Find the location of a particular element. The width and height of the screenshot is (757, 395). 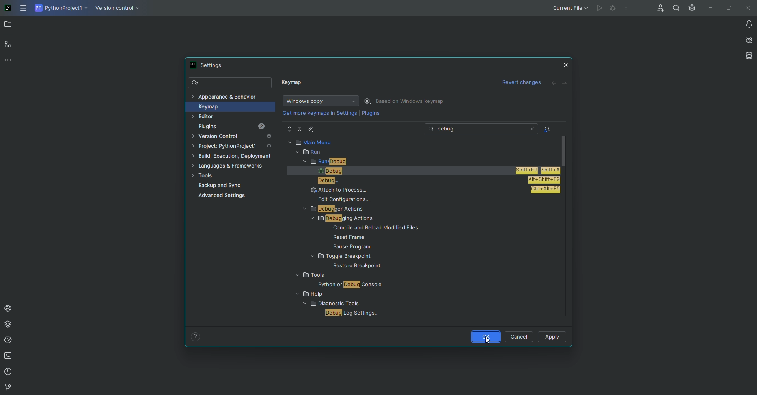

Appearance is located at coordinates (225, 96).